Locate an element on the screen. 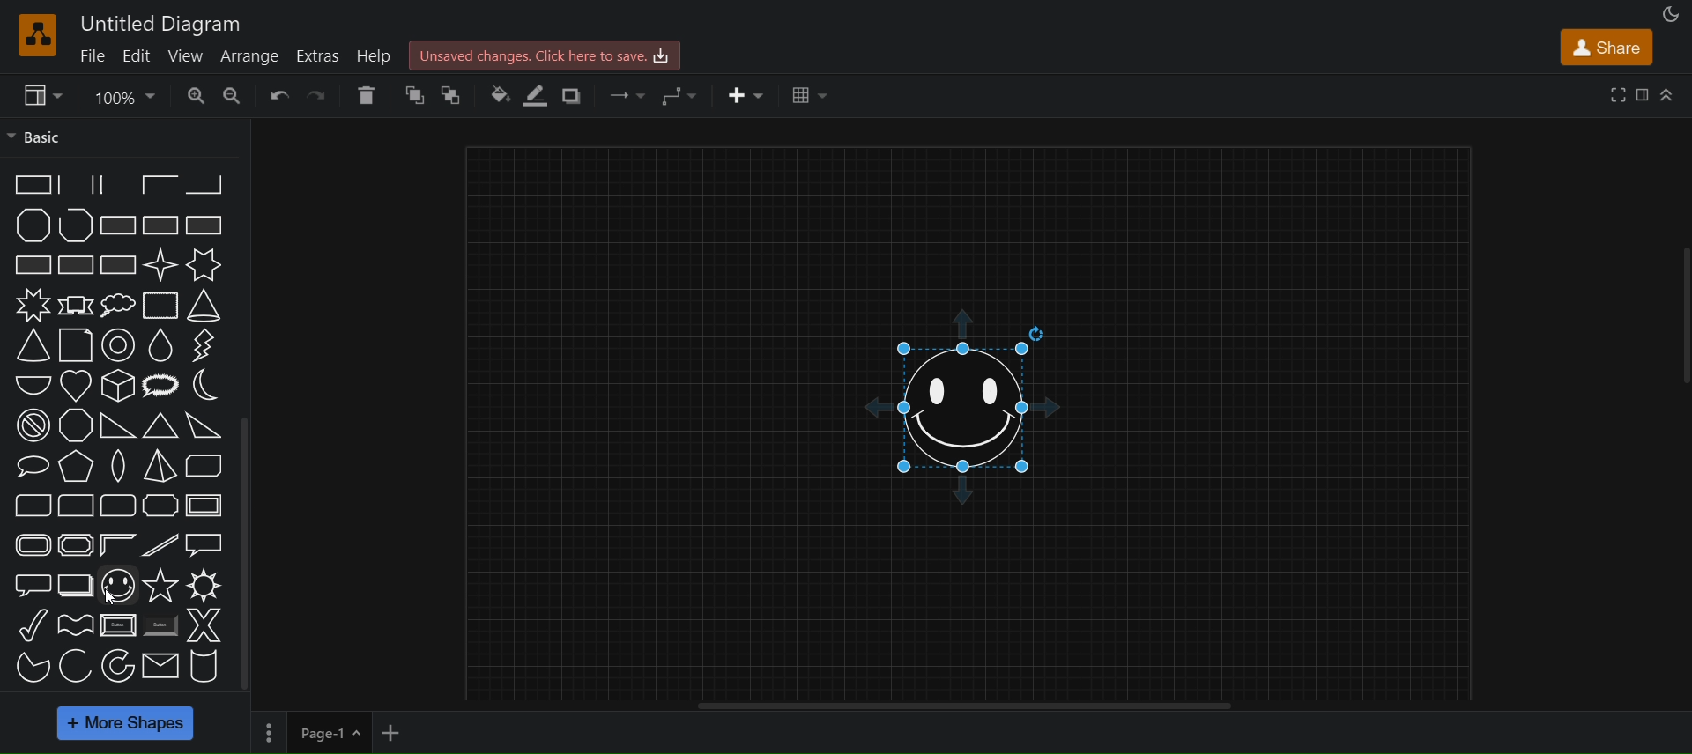 The height and width of the screenshot is (754, 1692). vertical scrollbar is located at coordinates (1681, 318).